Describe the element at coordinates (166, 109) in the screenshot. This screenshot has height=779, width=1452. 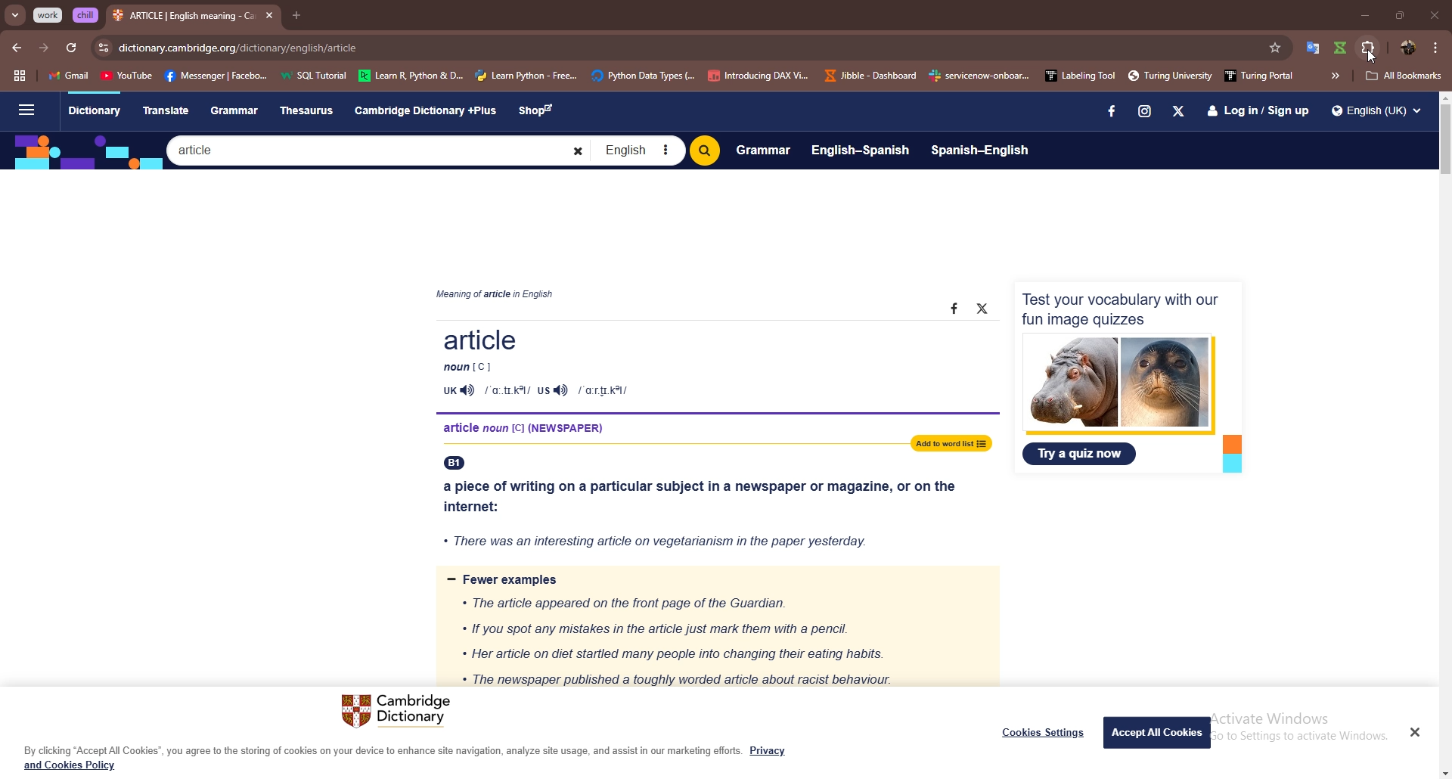
I see `Translate` at that location.